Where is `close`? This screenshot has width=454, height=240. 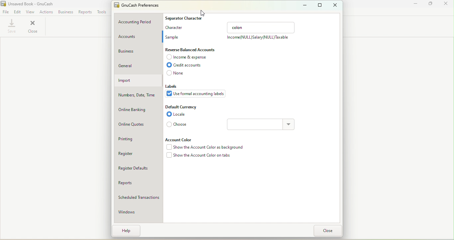
close is located at coordinates (445, 4).